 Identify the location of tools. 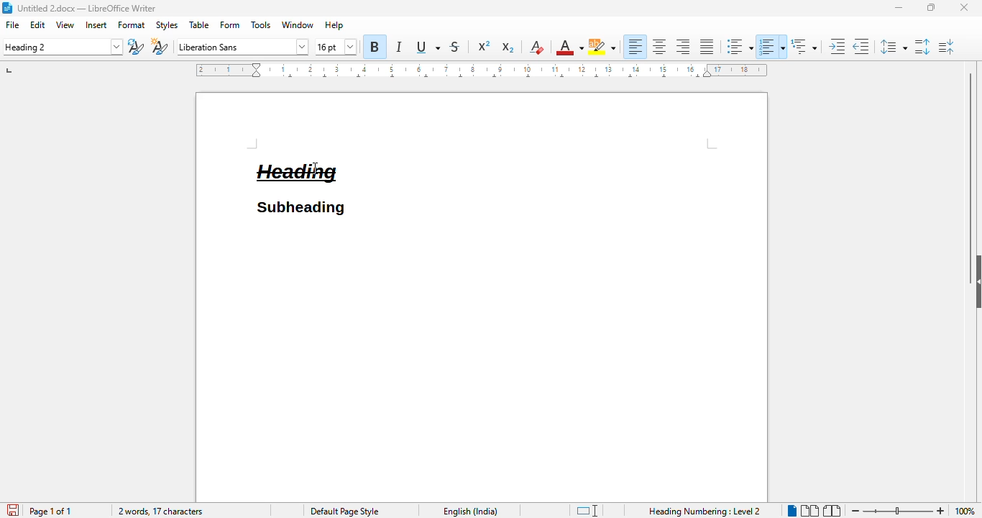
(262, 24).